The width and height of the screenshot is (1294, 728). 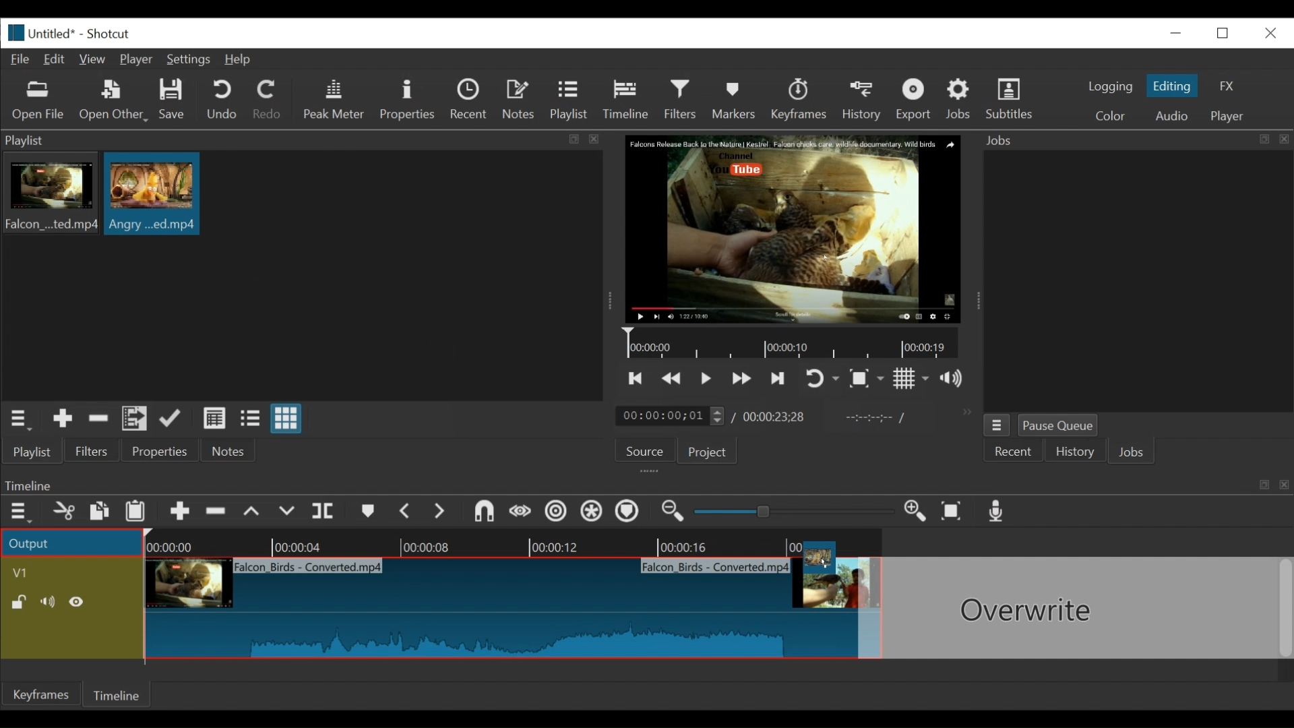 What do you see at coordinates (778, 417) in the screenshot?
I see `Total duration` at bounding box center [778, 417].